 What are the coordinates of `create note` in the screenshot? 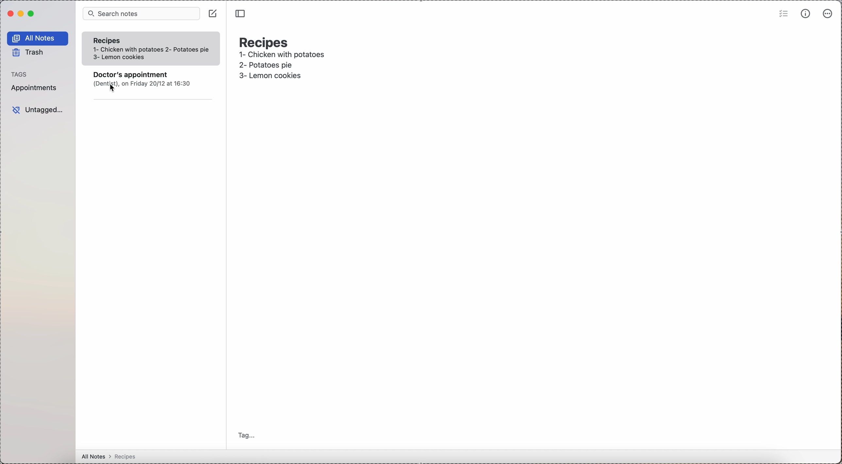 It's located at (213, 14).